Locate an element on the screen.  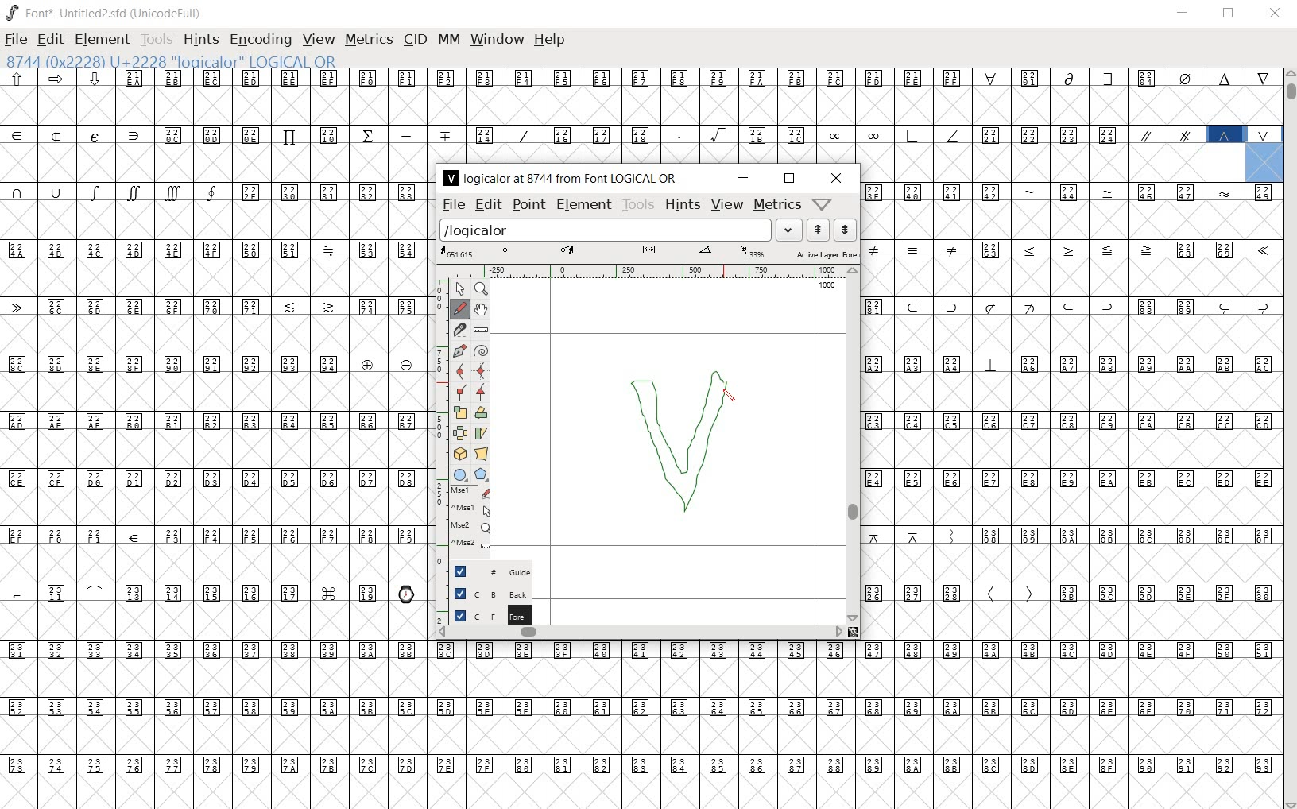
measure a distance, angle between points is located at coordinates (481, 330).